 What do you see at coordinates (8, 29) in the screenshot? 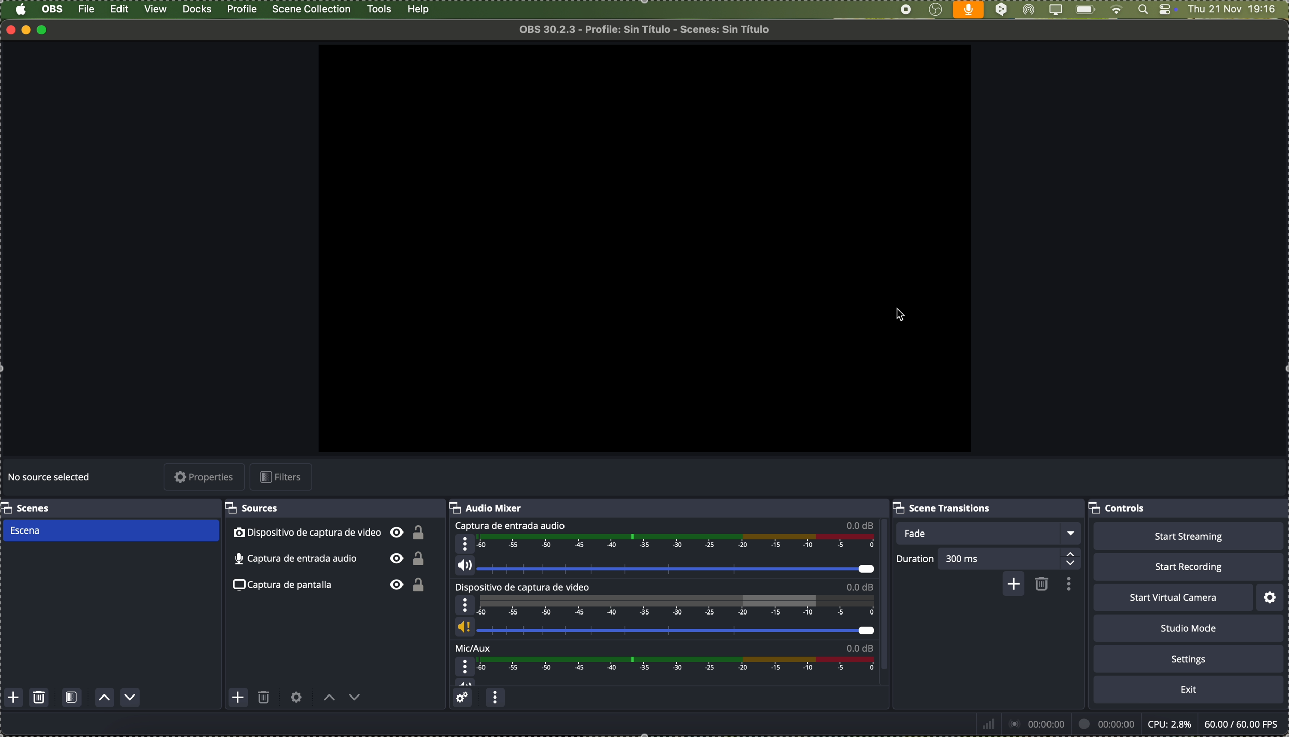
I see `close program` at bounding box center [8, 29].